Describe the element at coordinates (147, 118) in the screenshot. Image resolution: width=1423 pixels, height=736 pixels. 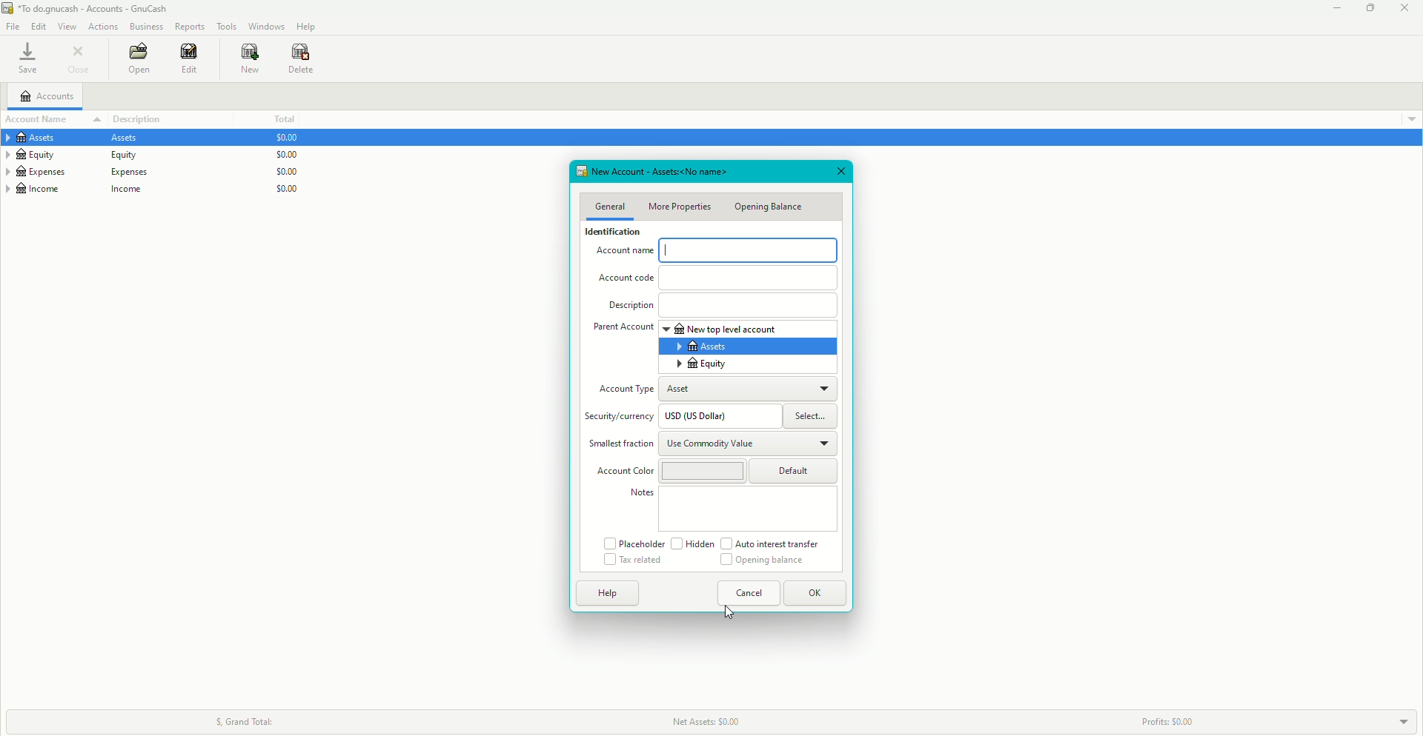
I see `Description` at that location.